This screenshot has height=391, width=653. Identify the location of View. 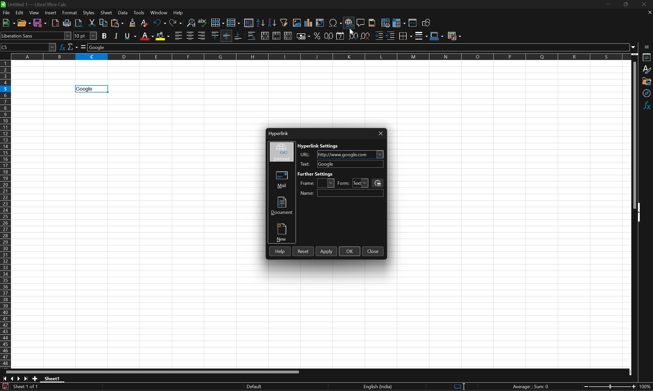
(34, 13).